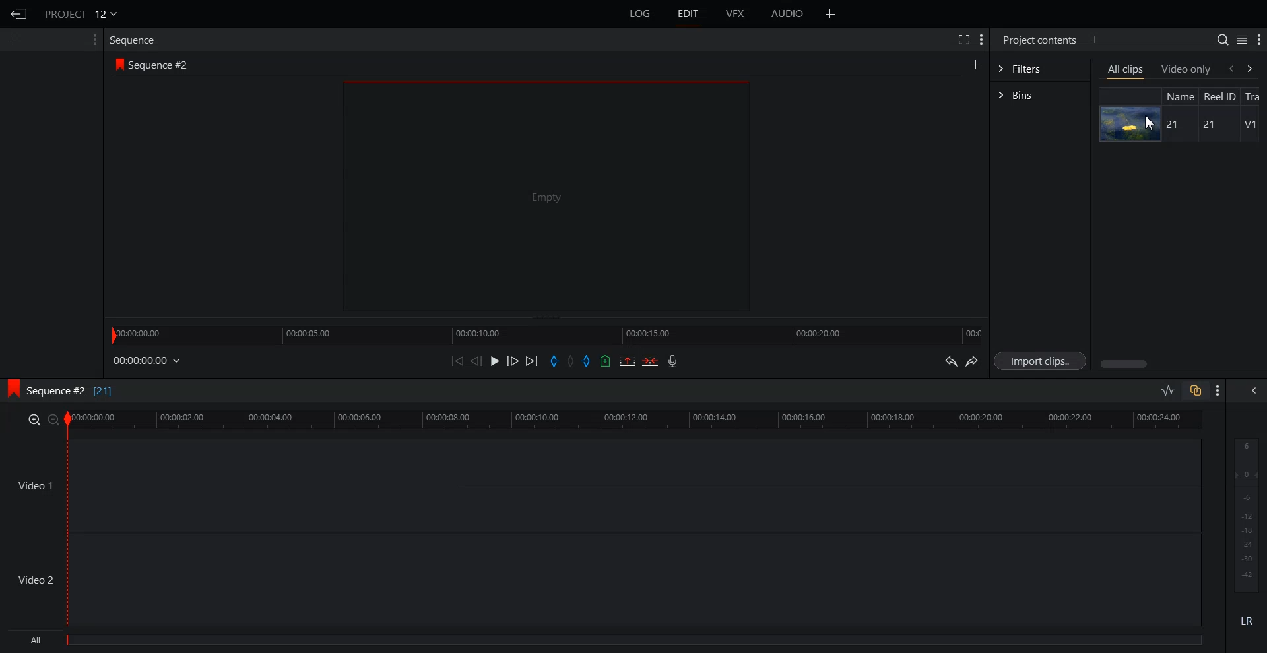  Describe the element at coordinates (1186, 69) in the screenshot. I see `Video only` at that location.